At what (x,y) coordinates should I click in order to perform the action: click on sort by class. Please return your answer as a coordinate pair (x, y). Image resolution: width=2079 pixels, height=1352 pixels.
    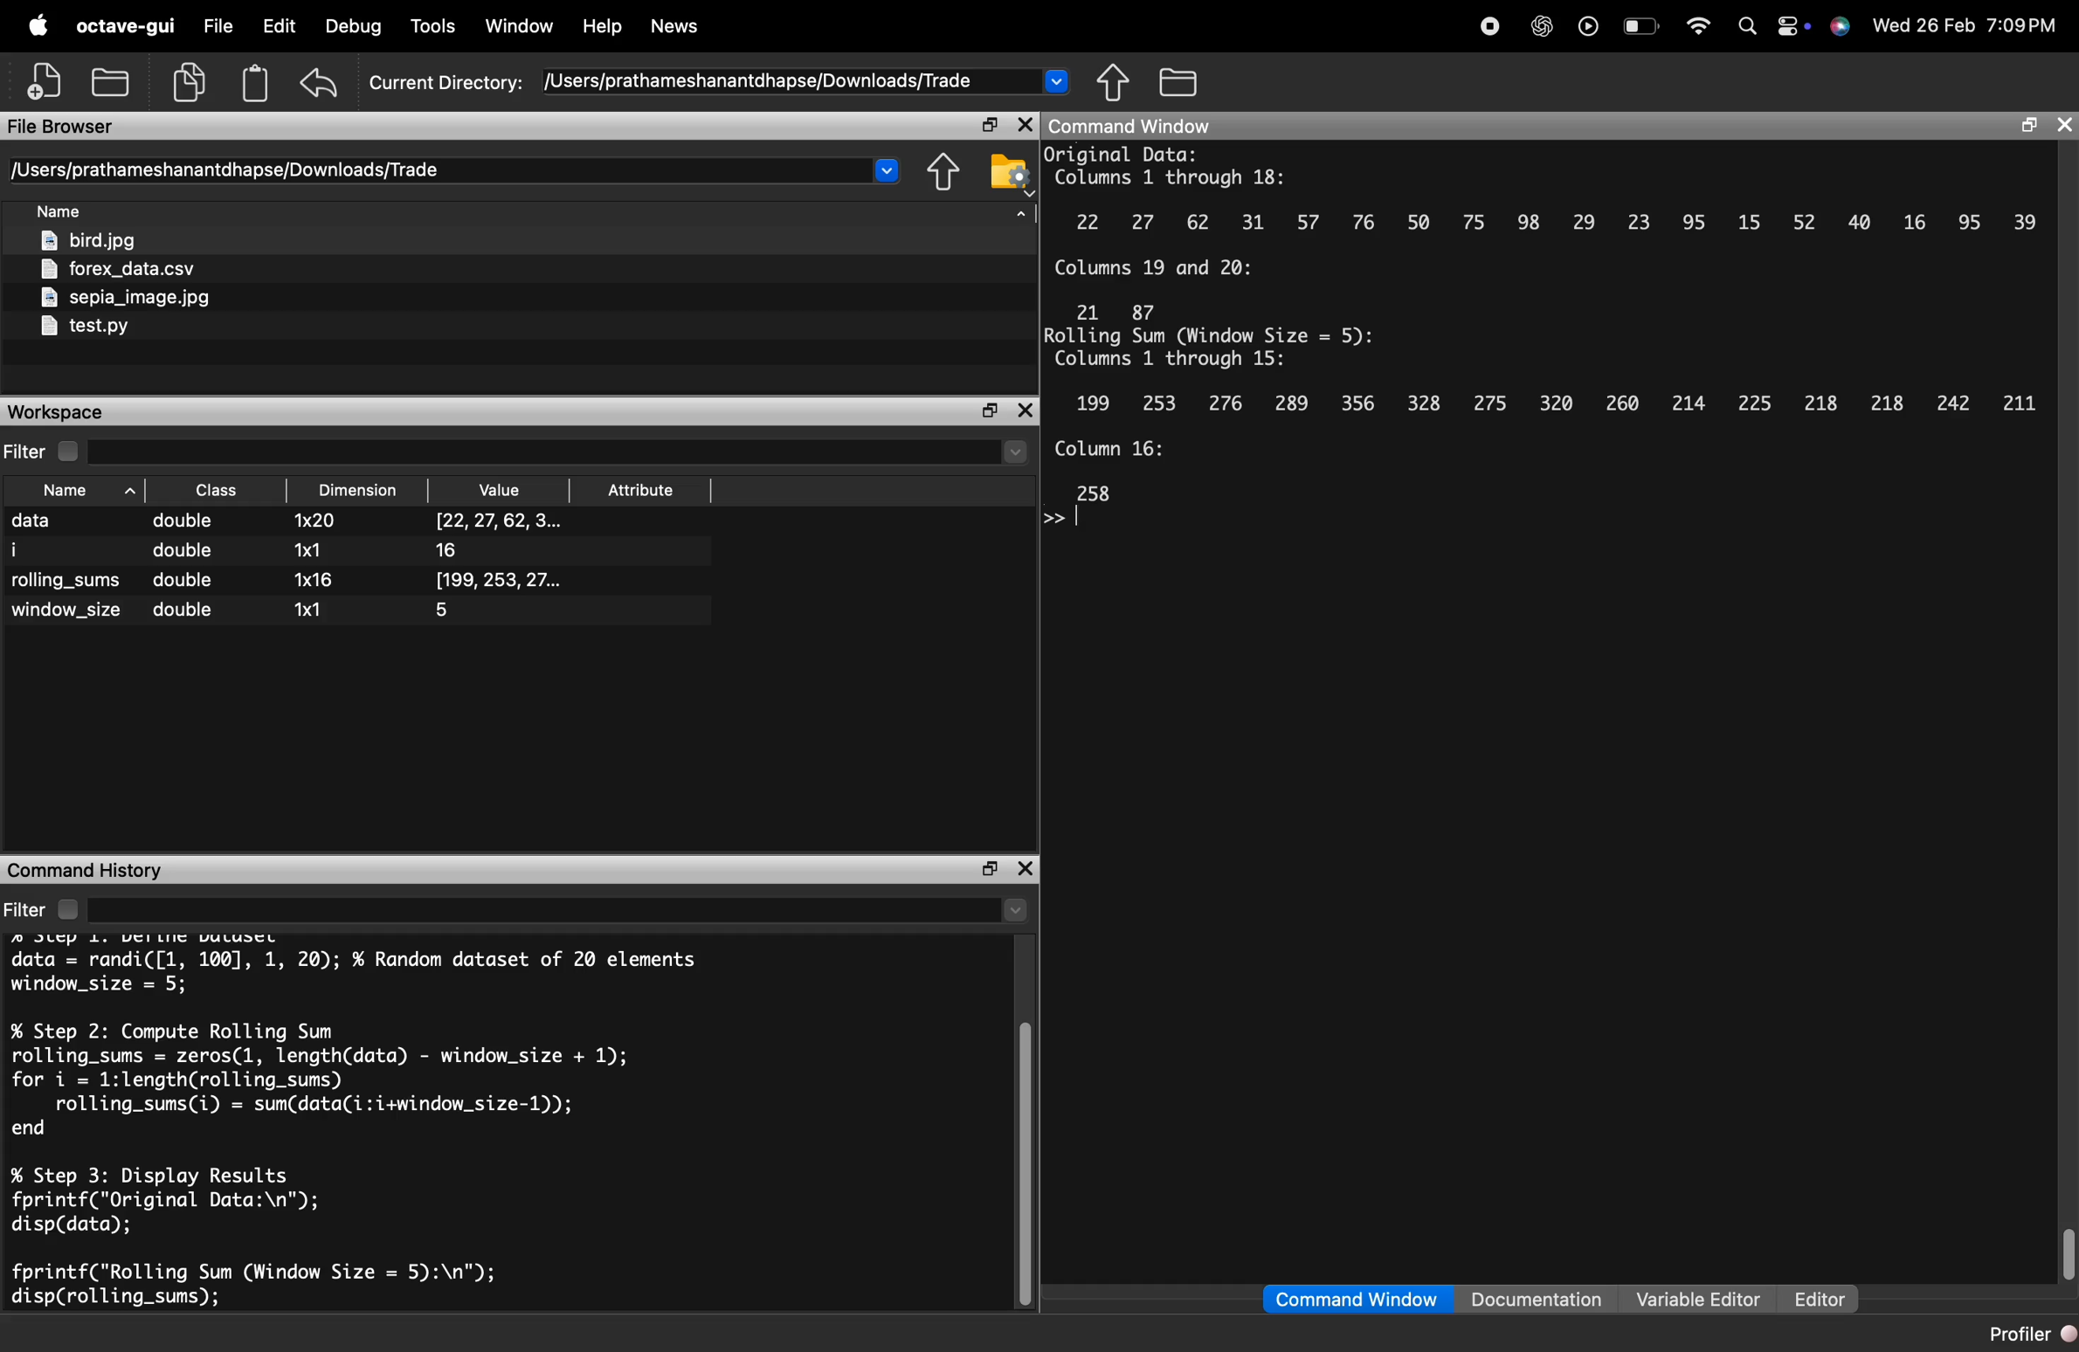
    Looking at the image, I should click on (222, 491).